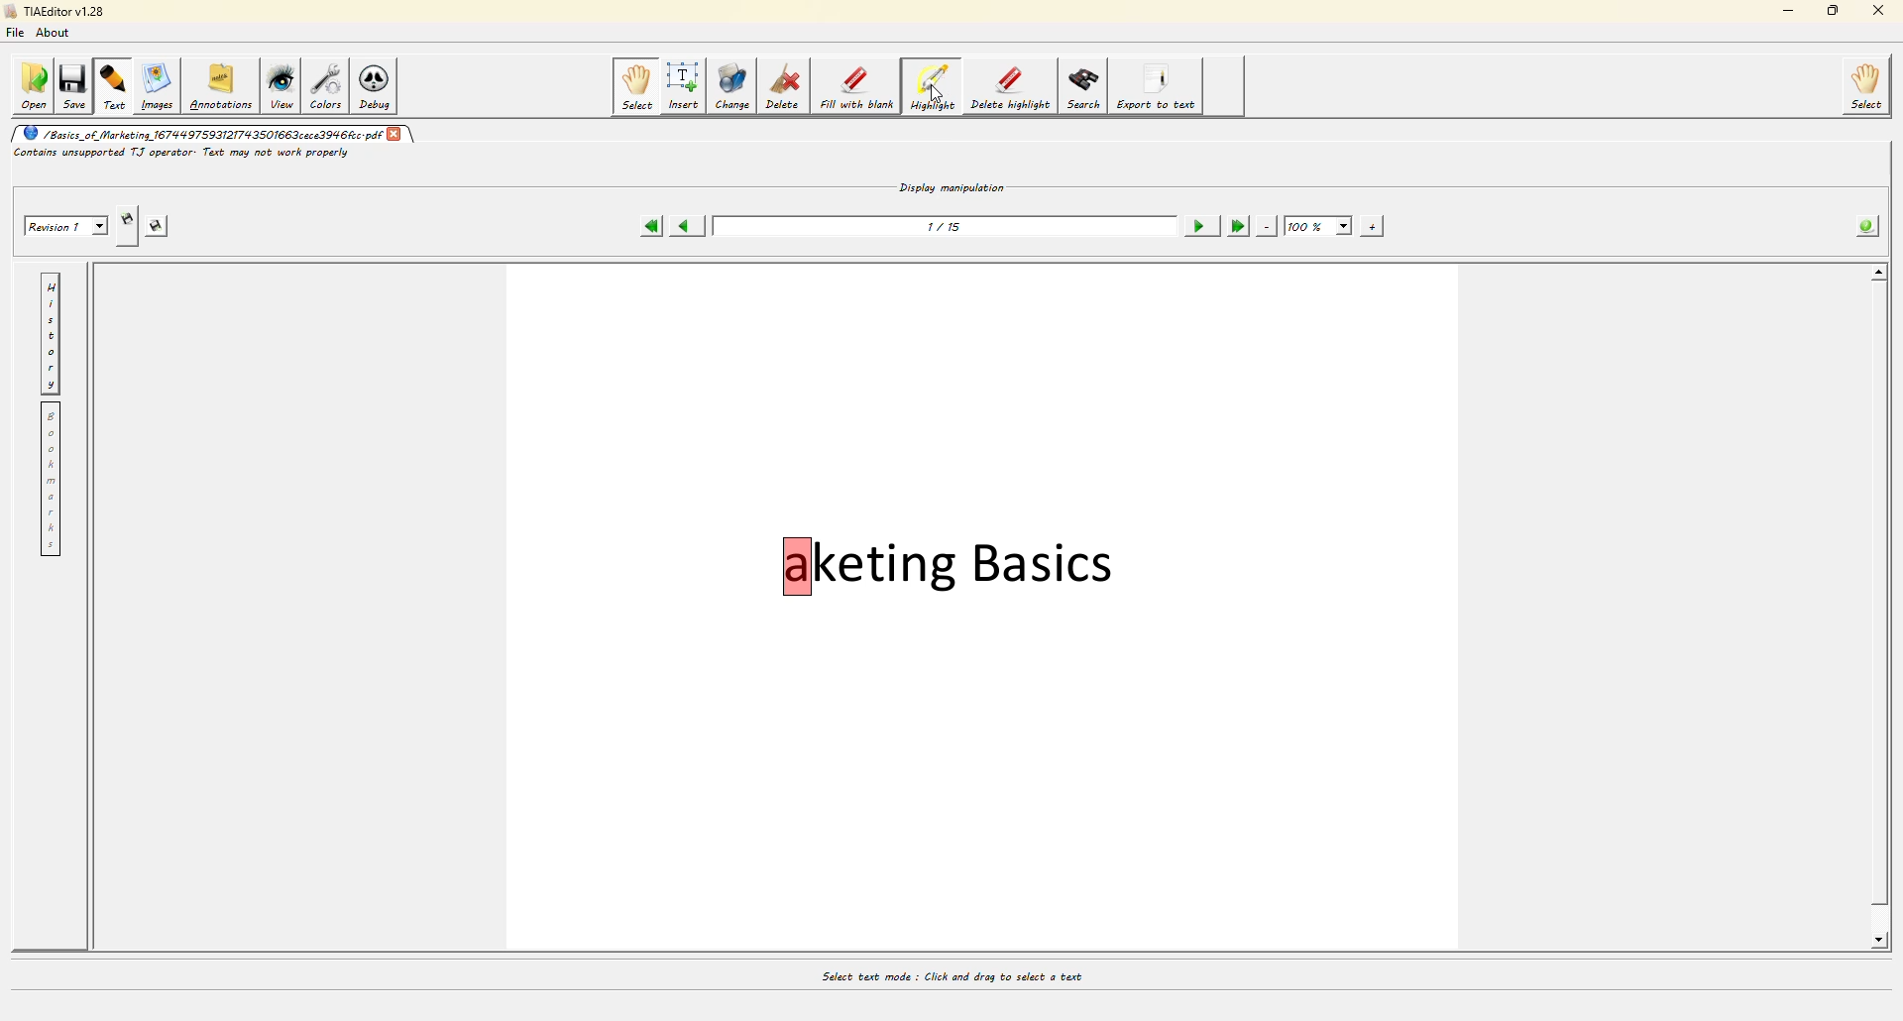 This screenshot has height=1021, width=1903. What do you see at coordinates (682, 86) in the screenshot?
I see `insert` at bounding box center [682, 86].